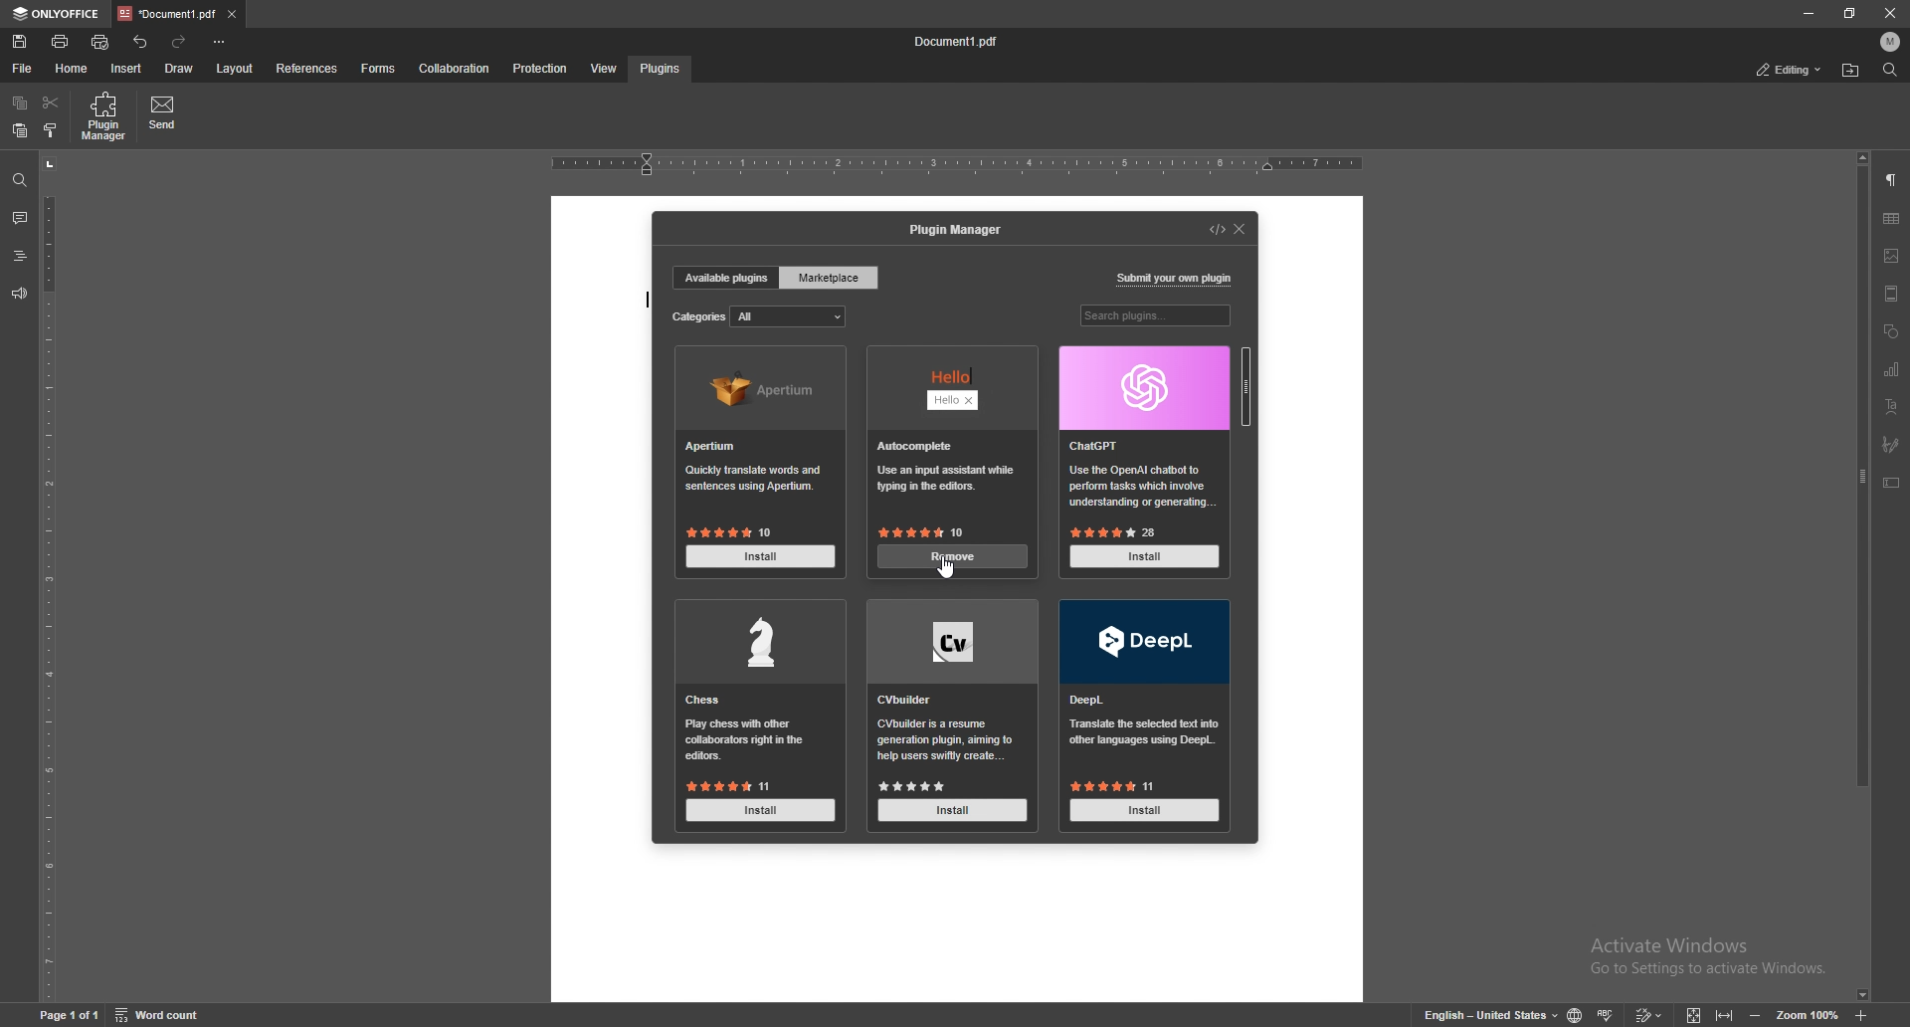  Describe the element at coordinates (72, 69) in the screenshot. I see `home` at that location.